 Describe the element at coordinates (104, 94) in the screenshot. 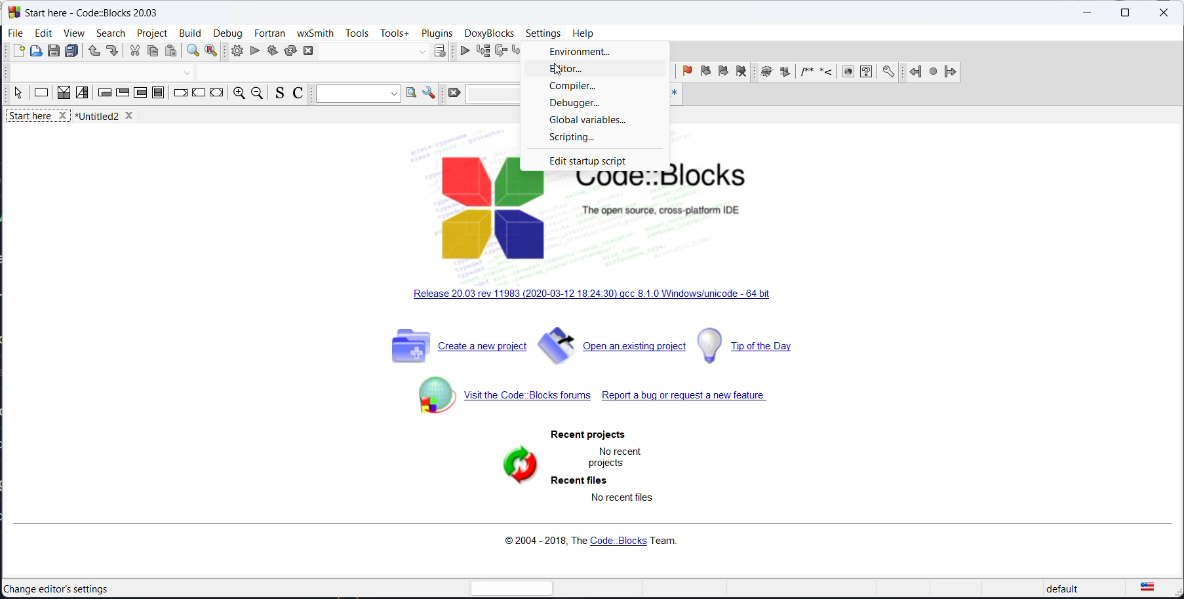

I see `entry condition loop` at that location.